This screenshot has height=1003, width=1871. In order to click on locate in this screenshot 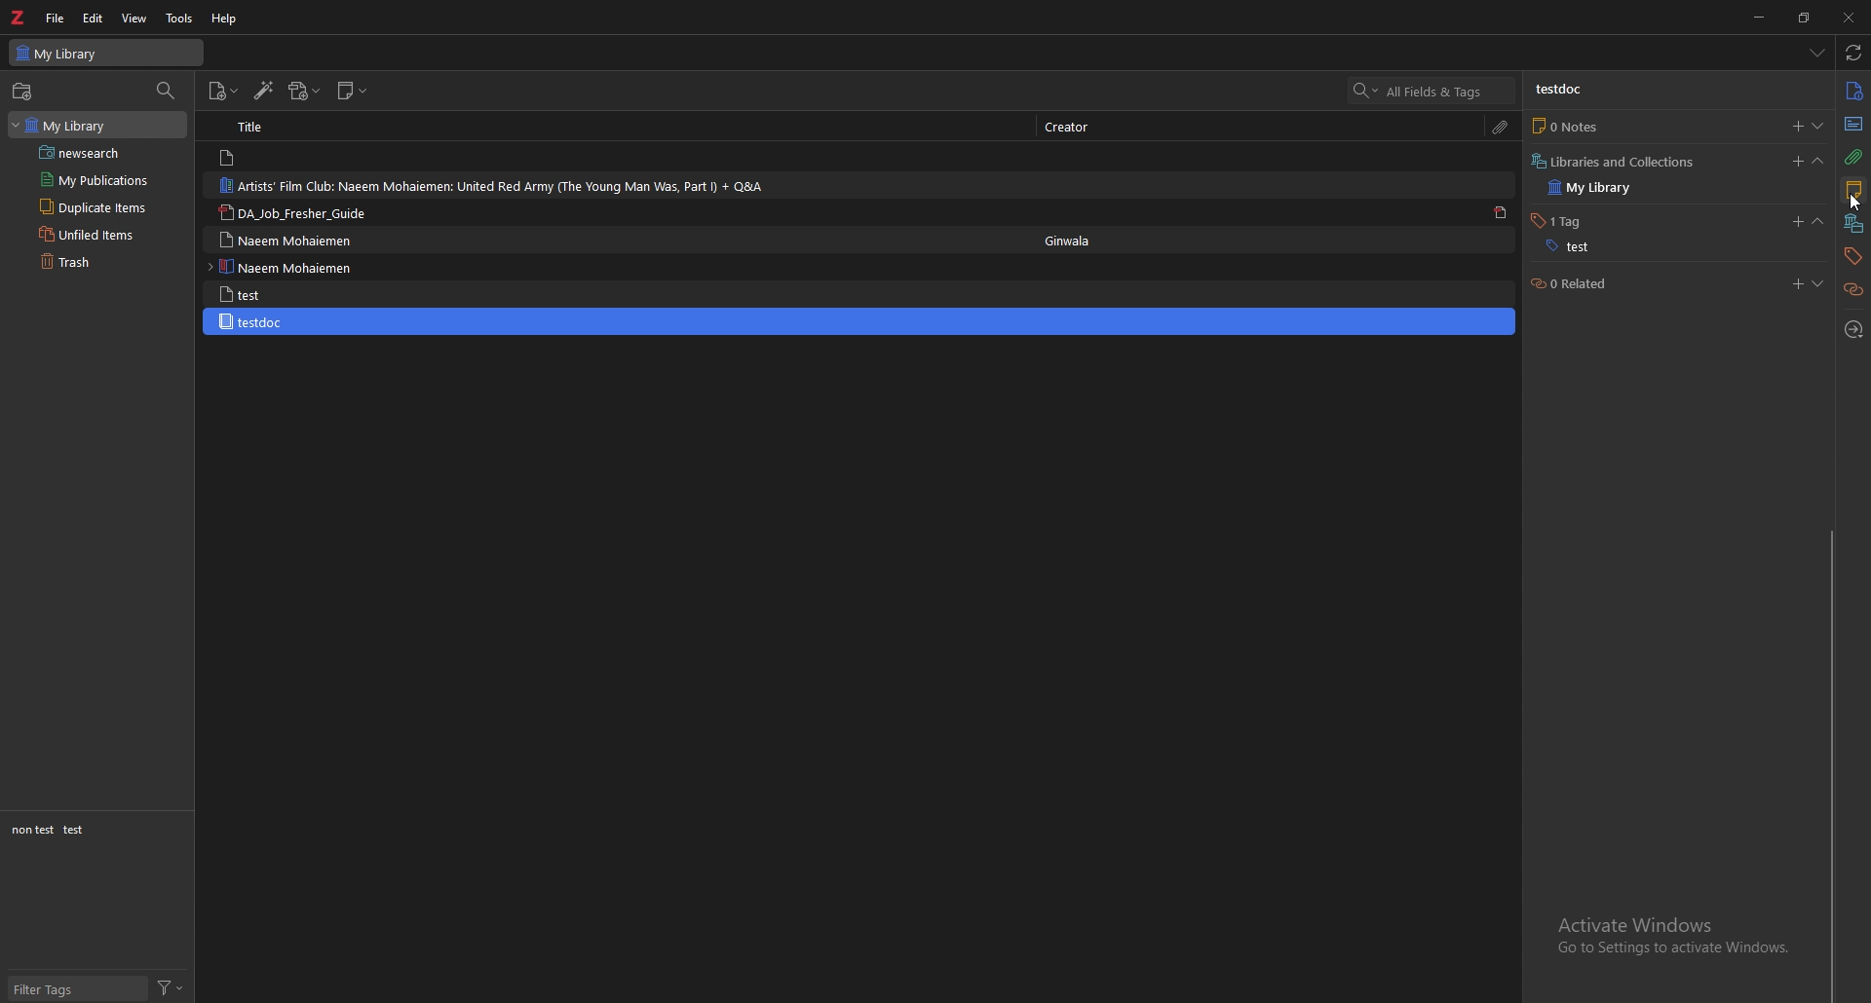, I will do `click(1853, 330)`.